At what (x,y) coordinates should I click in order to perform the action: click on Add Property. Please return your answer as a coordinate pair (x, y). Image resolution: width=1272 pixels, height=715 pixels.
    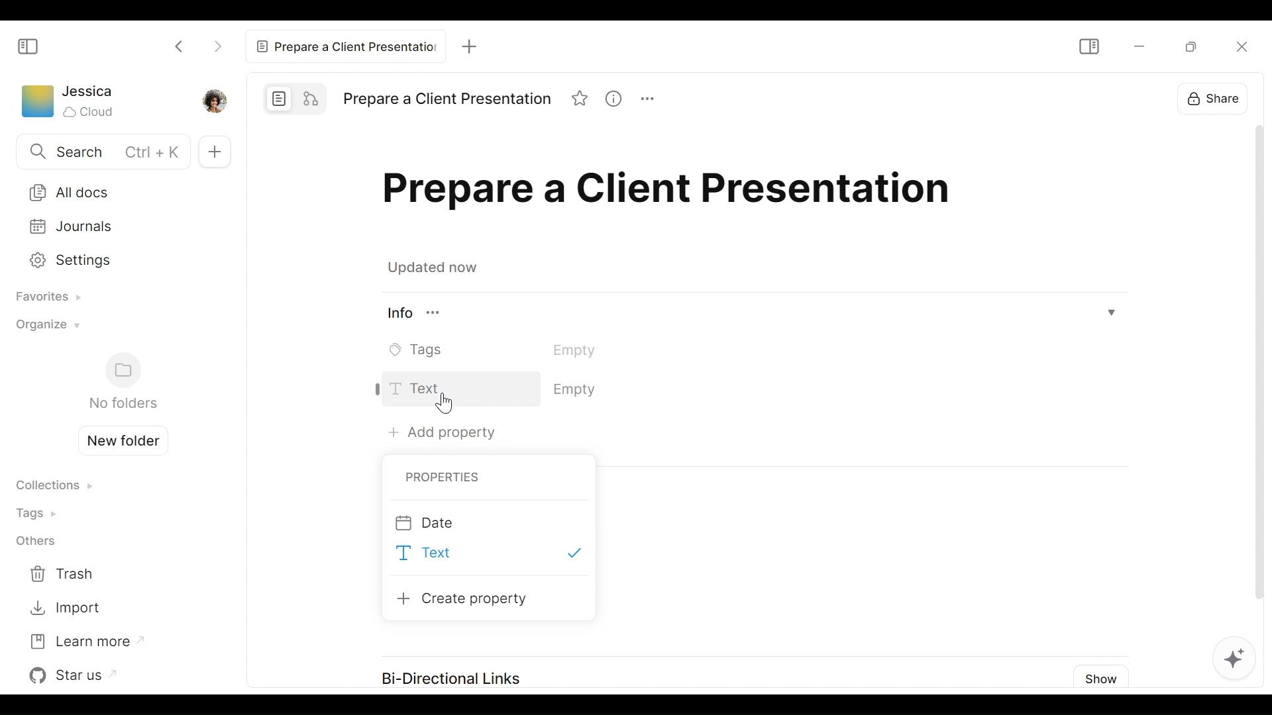
    Looking at the image, I should click on (433, 433).